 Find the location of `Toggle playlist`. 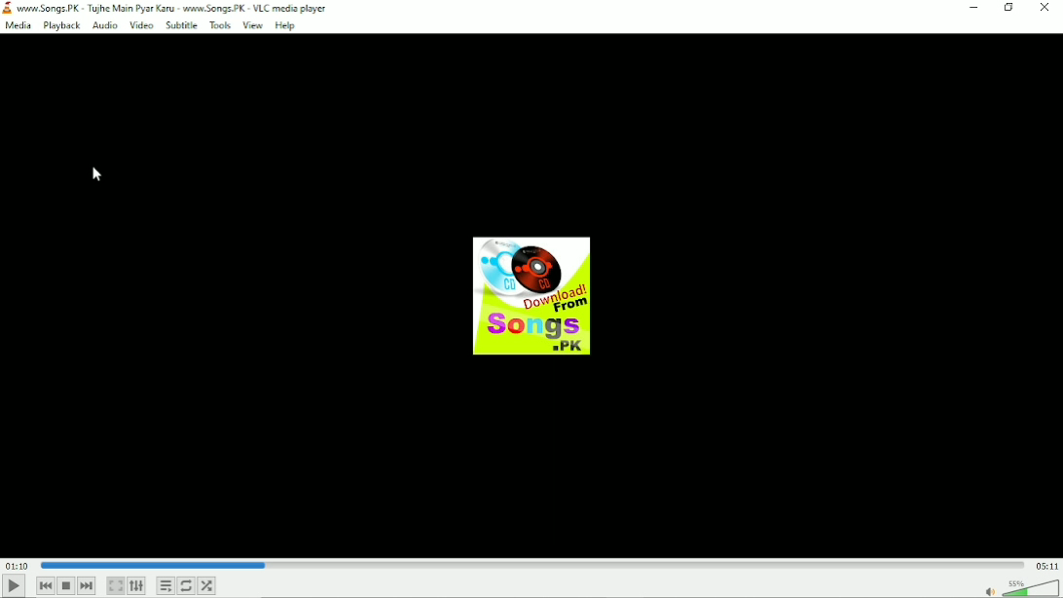

Toggle playlist is located at coordinates (165, 584).